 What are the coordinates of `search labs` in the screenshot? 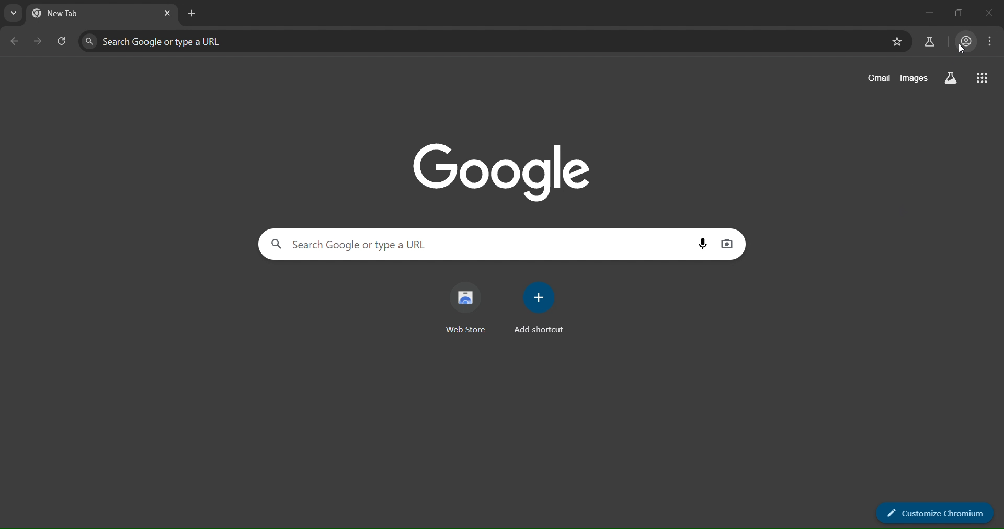 It's located at (947, 77).